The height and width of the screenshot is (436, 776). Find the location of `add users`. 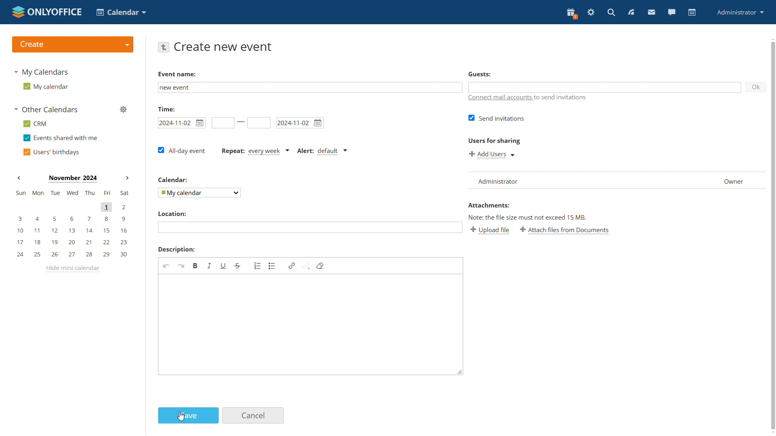

add users is located at coordinates (491, 153).